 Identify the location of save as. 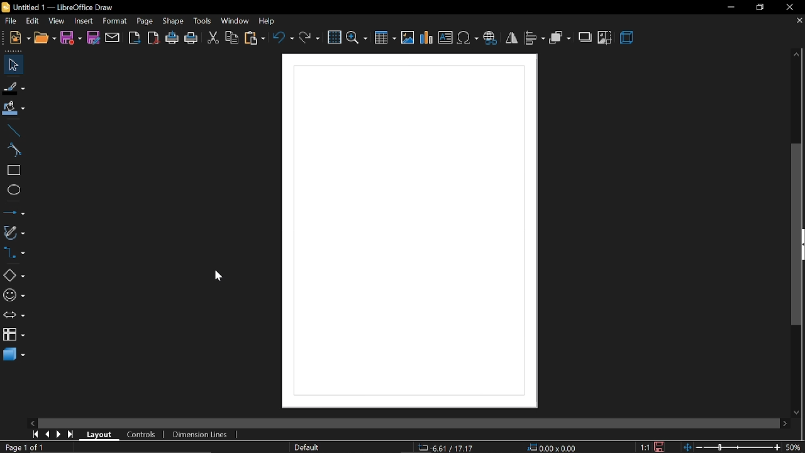
(94, 37).